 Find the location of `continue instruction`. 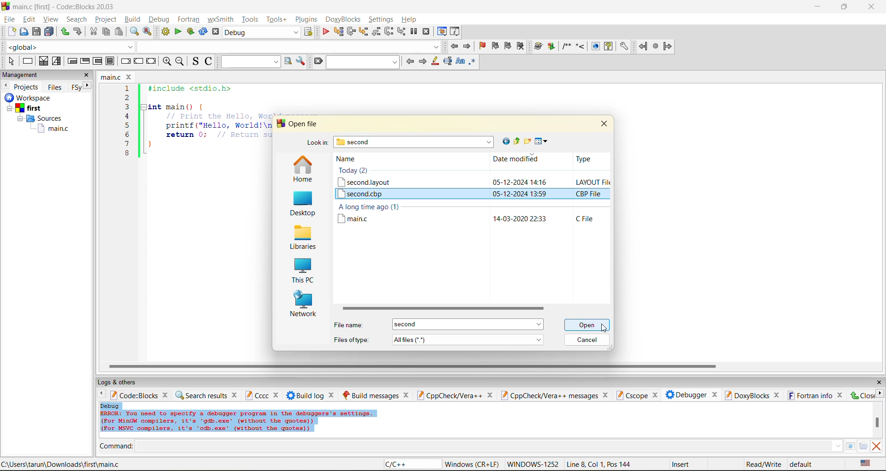

continue instruction is located at coordinates (138, 62).